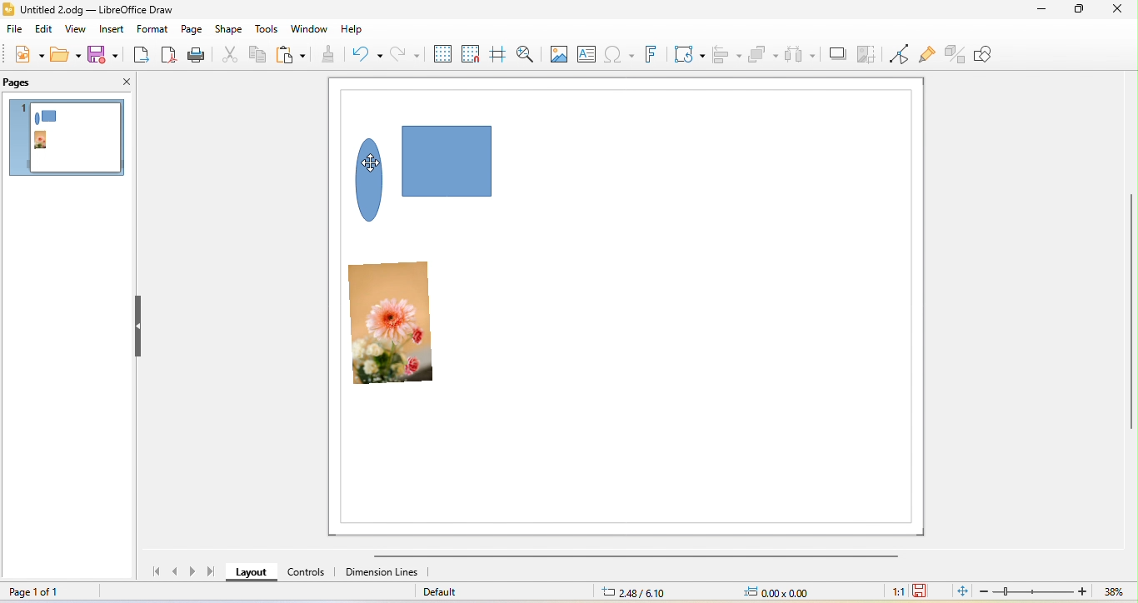  I want to click on edit, so click(46, 31).